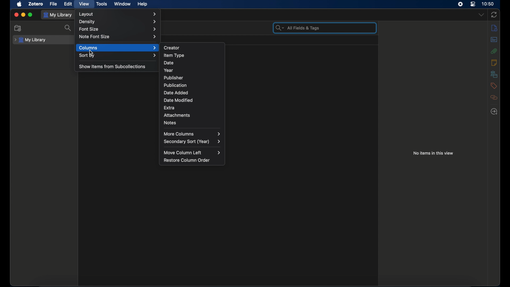  What do you see at coordinates (101, 4) in the screenshot?
I see `tools` at bounding box center [101, 4].